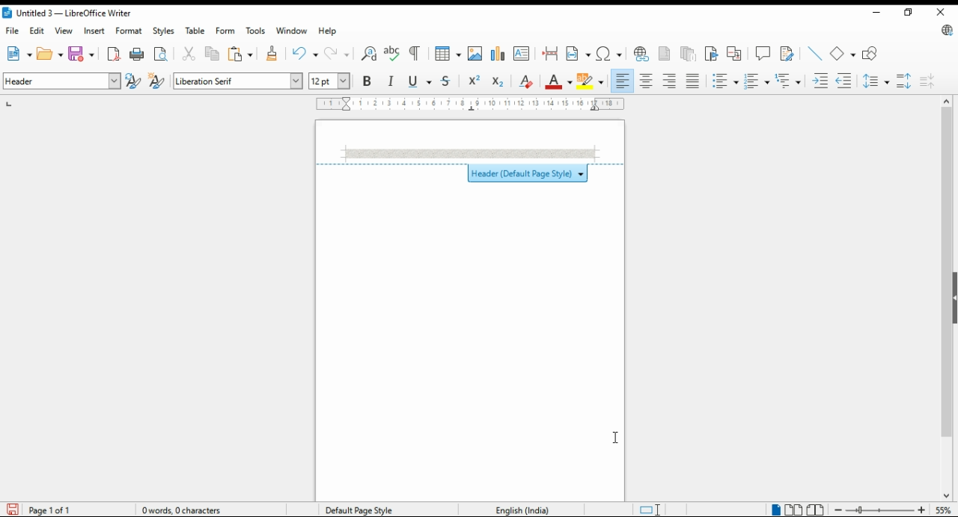 This screenshot has height=517, width=958. I want to click on libre office update, so click(945, 31).